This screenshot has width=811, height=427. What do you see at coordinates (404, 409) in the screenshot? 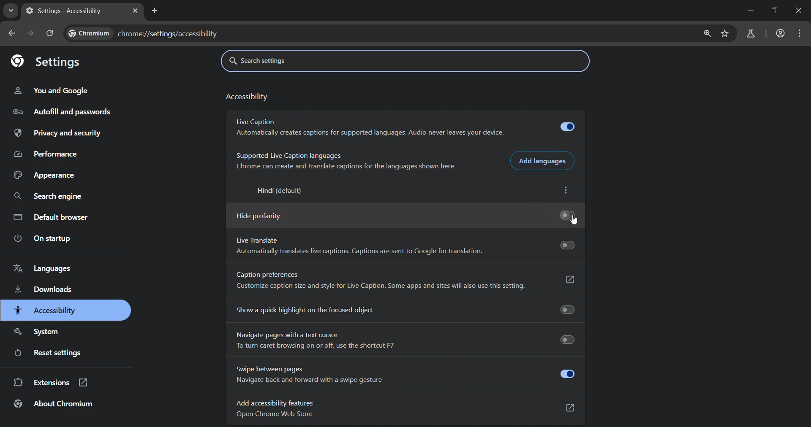
I see `Add accessibility features
Open Chrome Web Store` at bounding box center [404, 409].